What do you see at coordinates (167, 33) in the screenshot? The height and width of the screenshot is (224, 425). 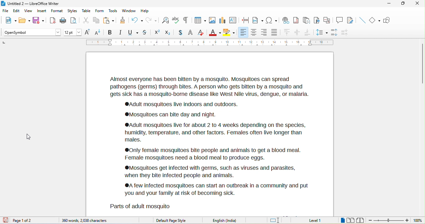 I see `subscript` at bounding box center [167, 33].